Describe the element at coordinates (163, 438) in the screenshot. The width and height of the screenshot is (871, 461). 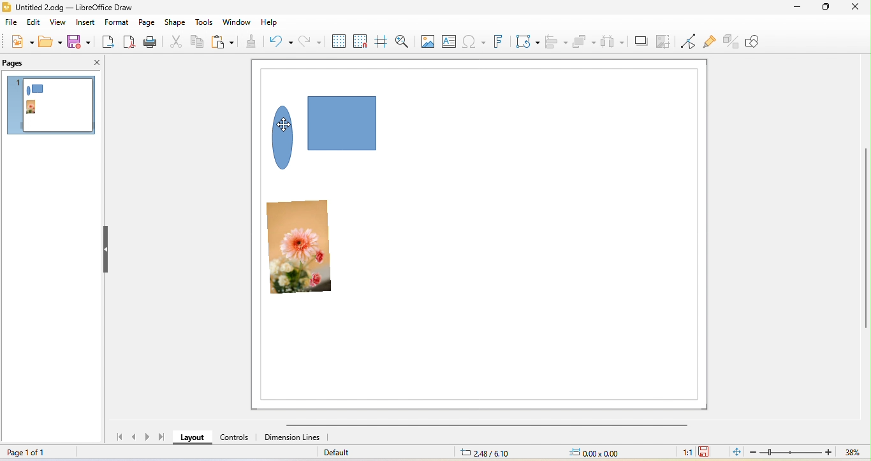
I see `last page` at that location.